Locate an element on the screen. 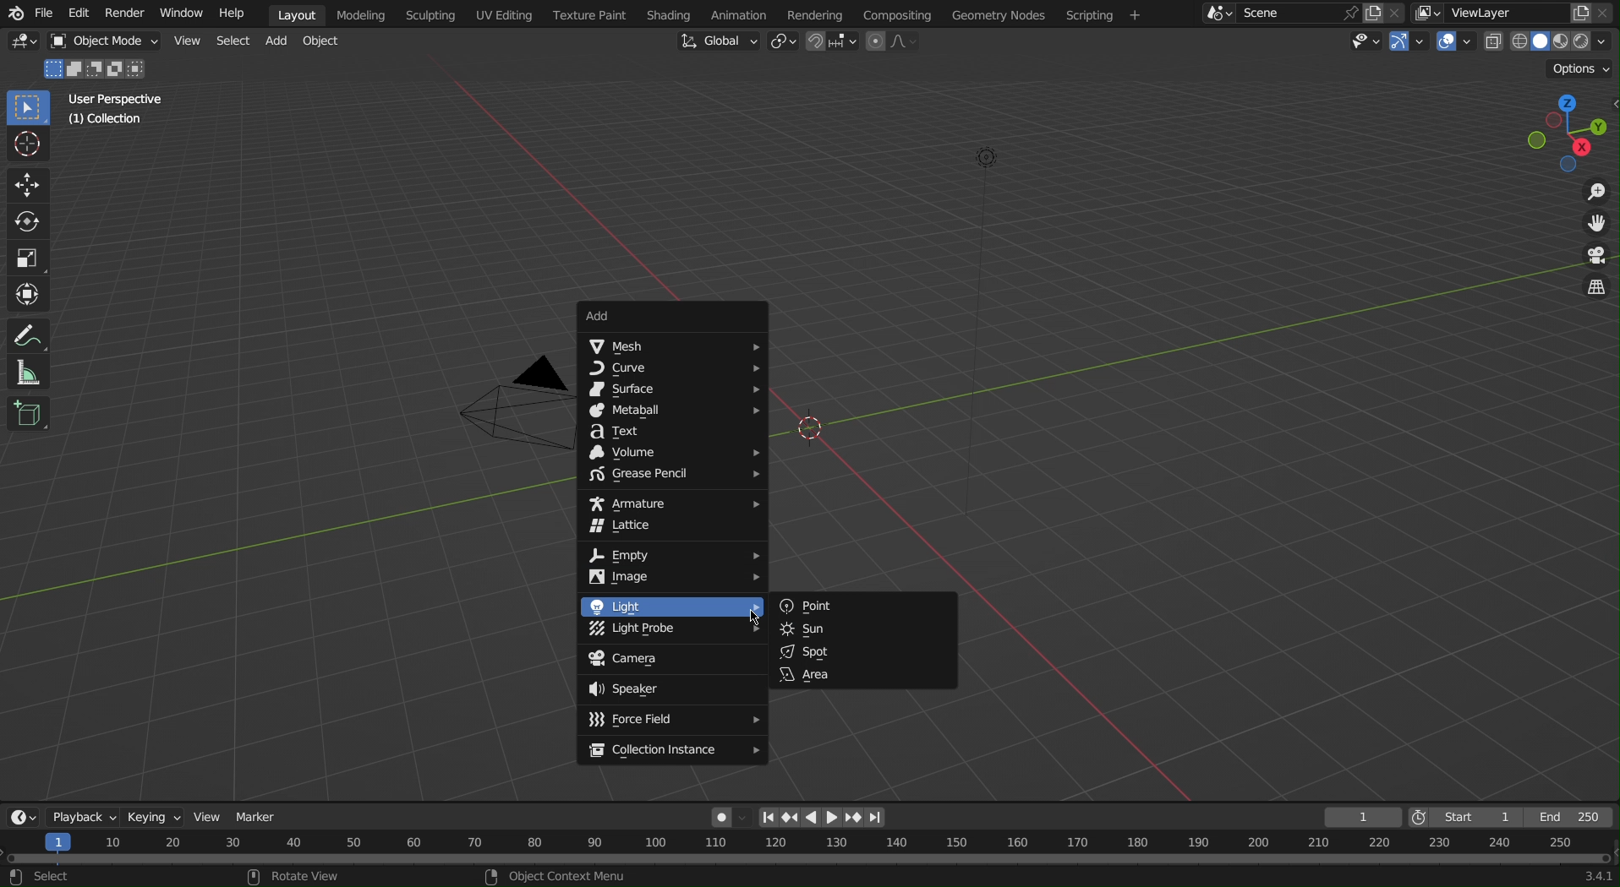  Snapping is located at coordinates (833, 43).